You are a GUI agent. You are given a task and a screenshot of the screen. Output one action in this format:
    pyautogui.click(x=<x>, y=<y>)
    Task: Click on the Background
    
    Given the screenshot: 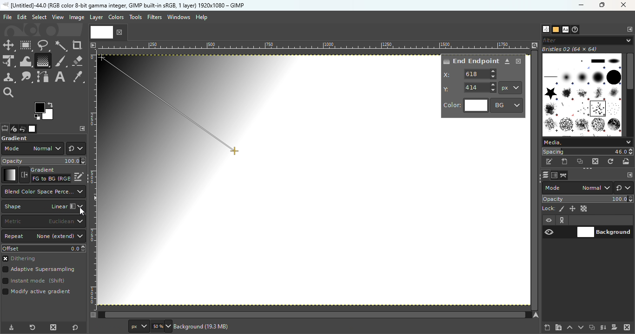 What is the action you would take?
    pyautogui.click(x=604, y=231)
    